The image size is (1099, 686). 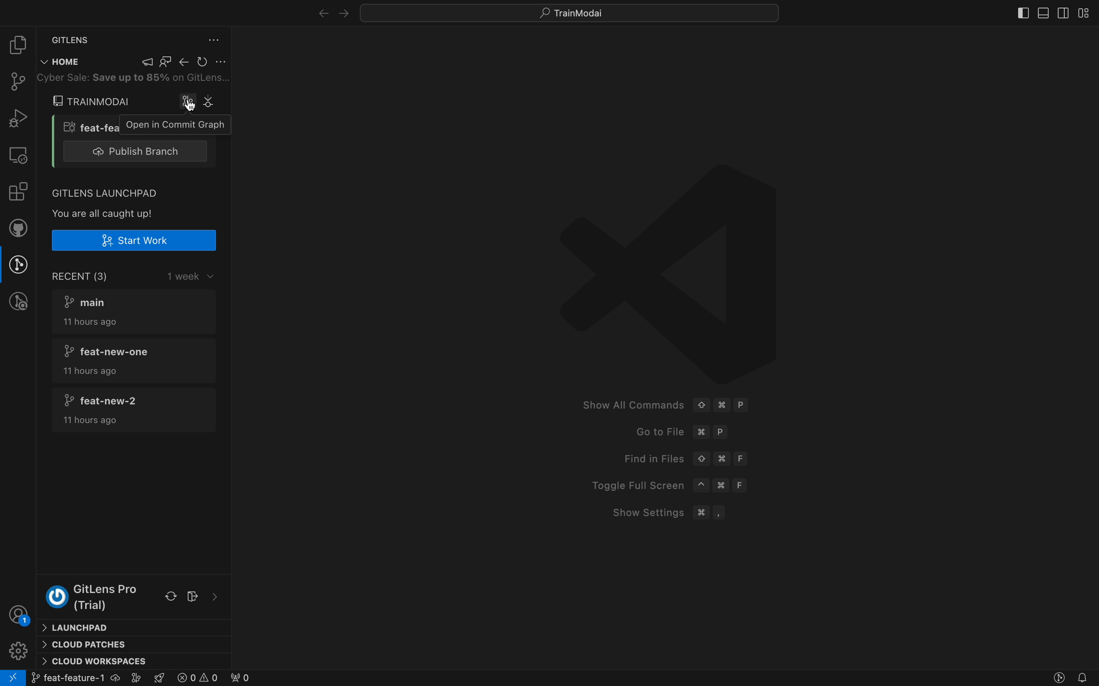 What do you see at coordinates (133, 662) in the screenshot?
I see `workspaces` at bounding box center [133, 662].